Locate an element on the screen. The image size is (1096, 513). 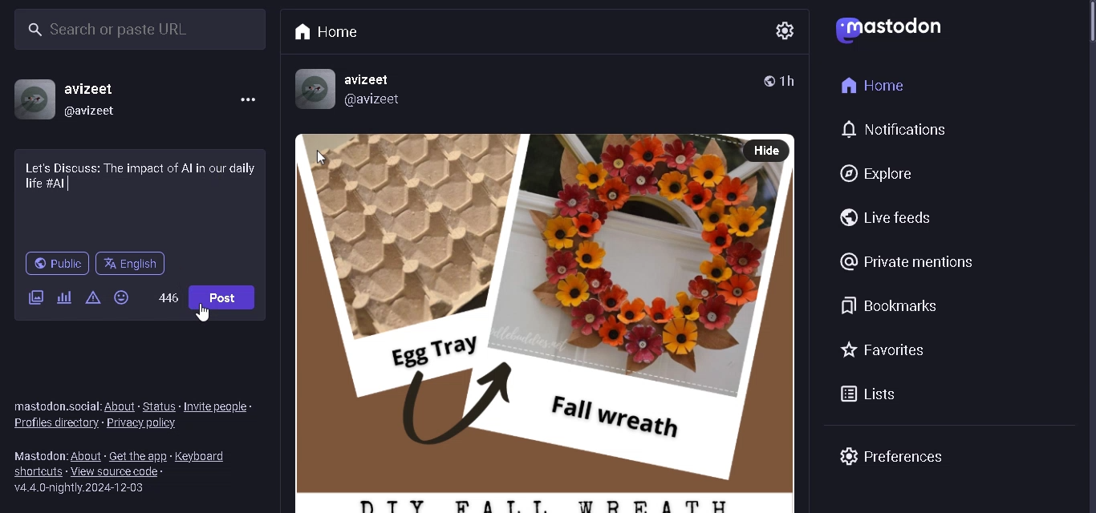
PUBLIC POST is located at coordinates (762, 83).